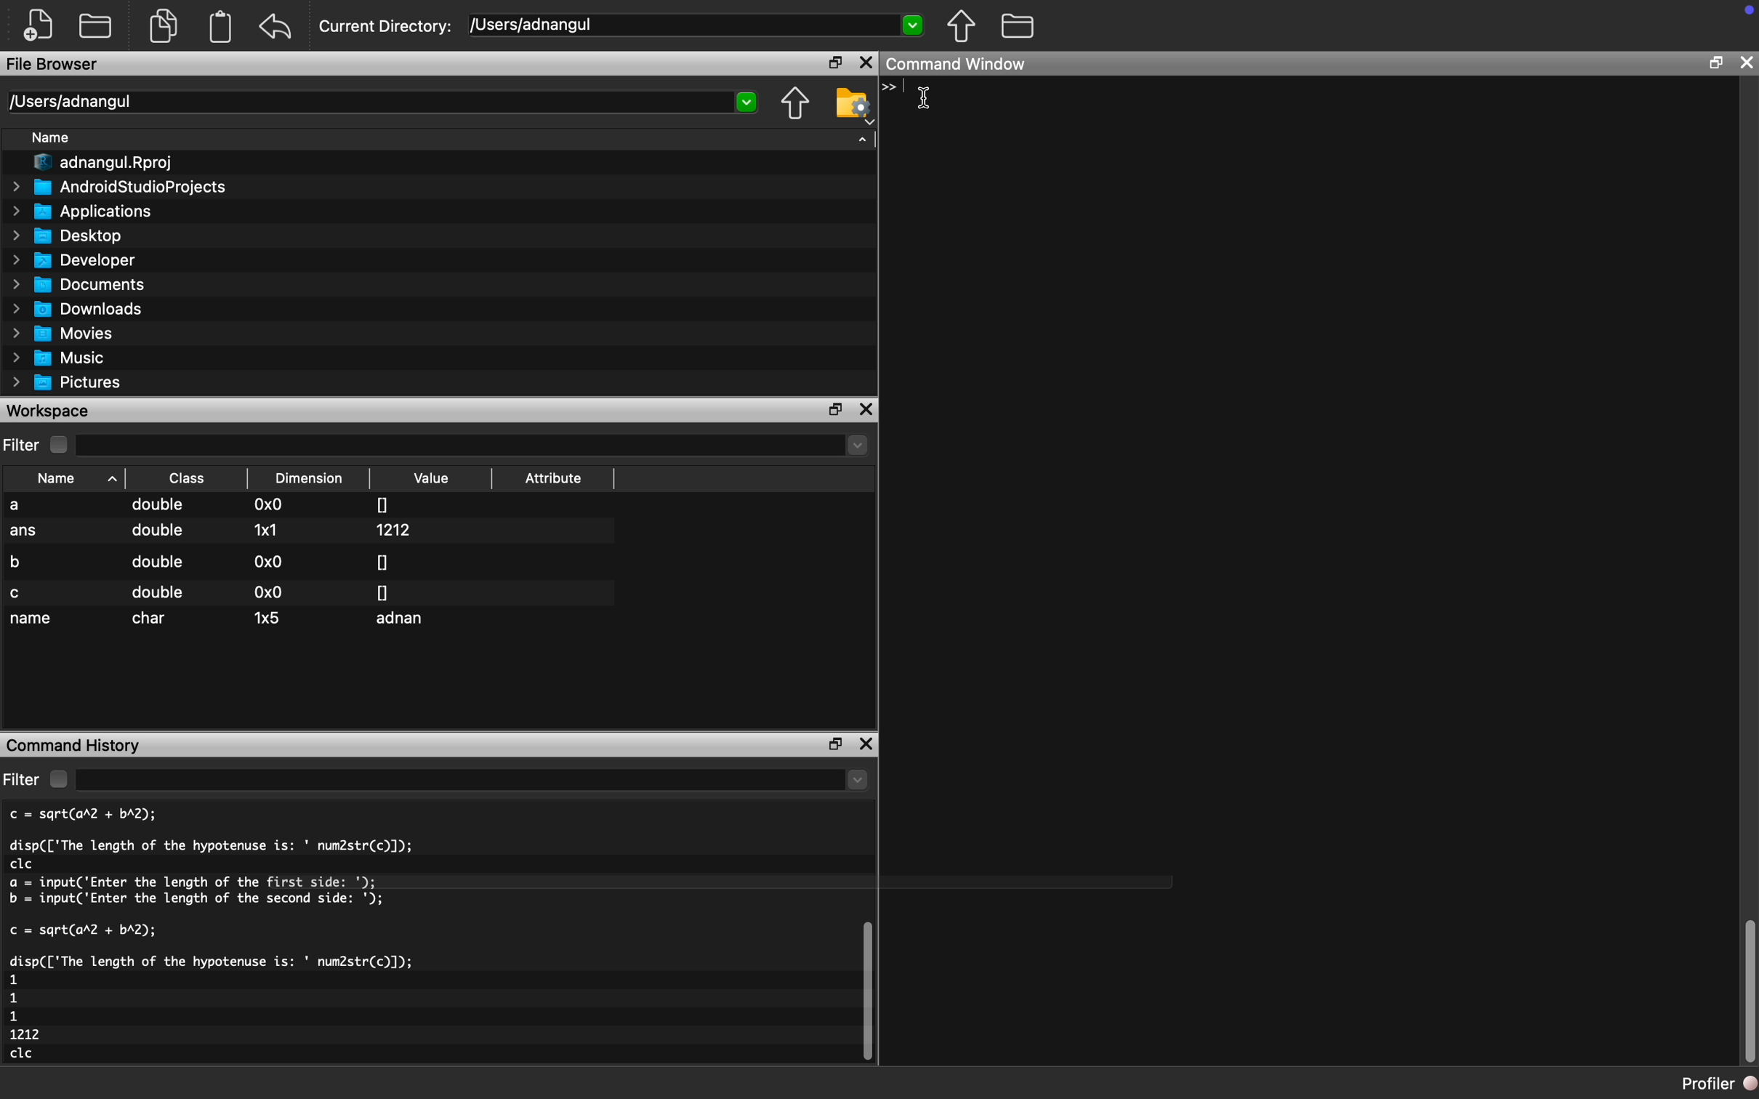 Image resolution: width=1759 pixels, height=1099 pixels. Describe the element at coordinates (1018, 24) in the screenshot. I see `folder` at that location.